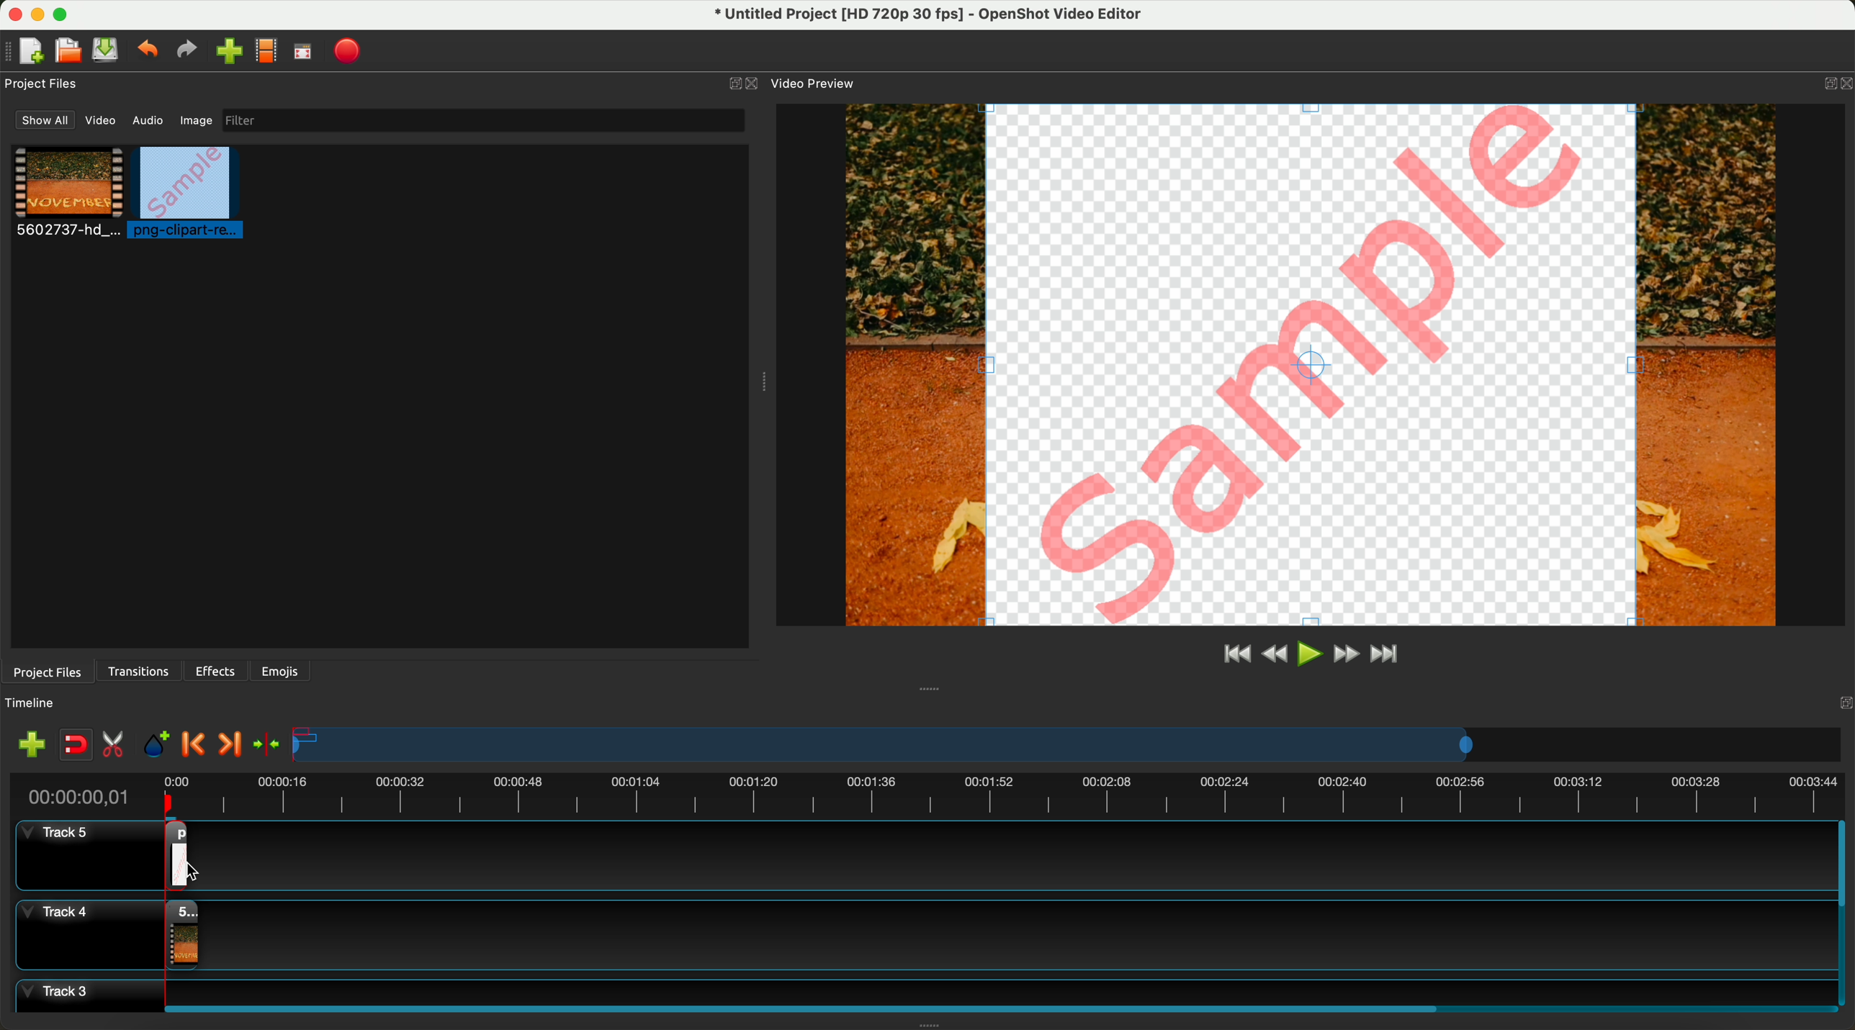 The height and width of the screenshot is (1030, 1855). Describe the element at coordinates (1237, 655) in the screenshot. I see `jump to start` at that location.